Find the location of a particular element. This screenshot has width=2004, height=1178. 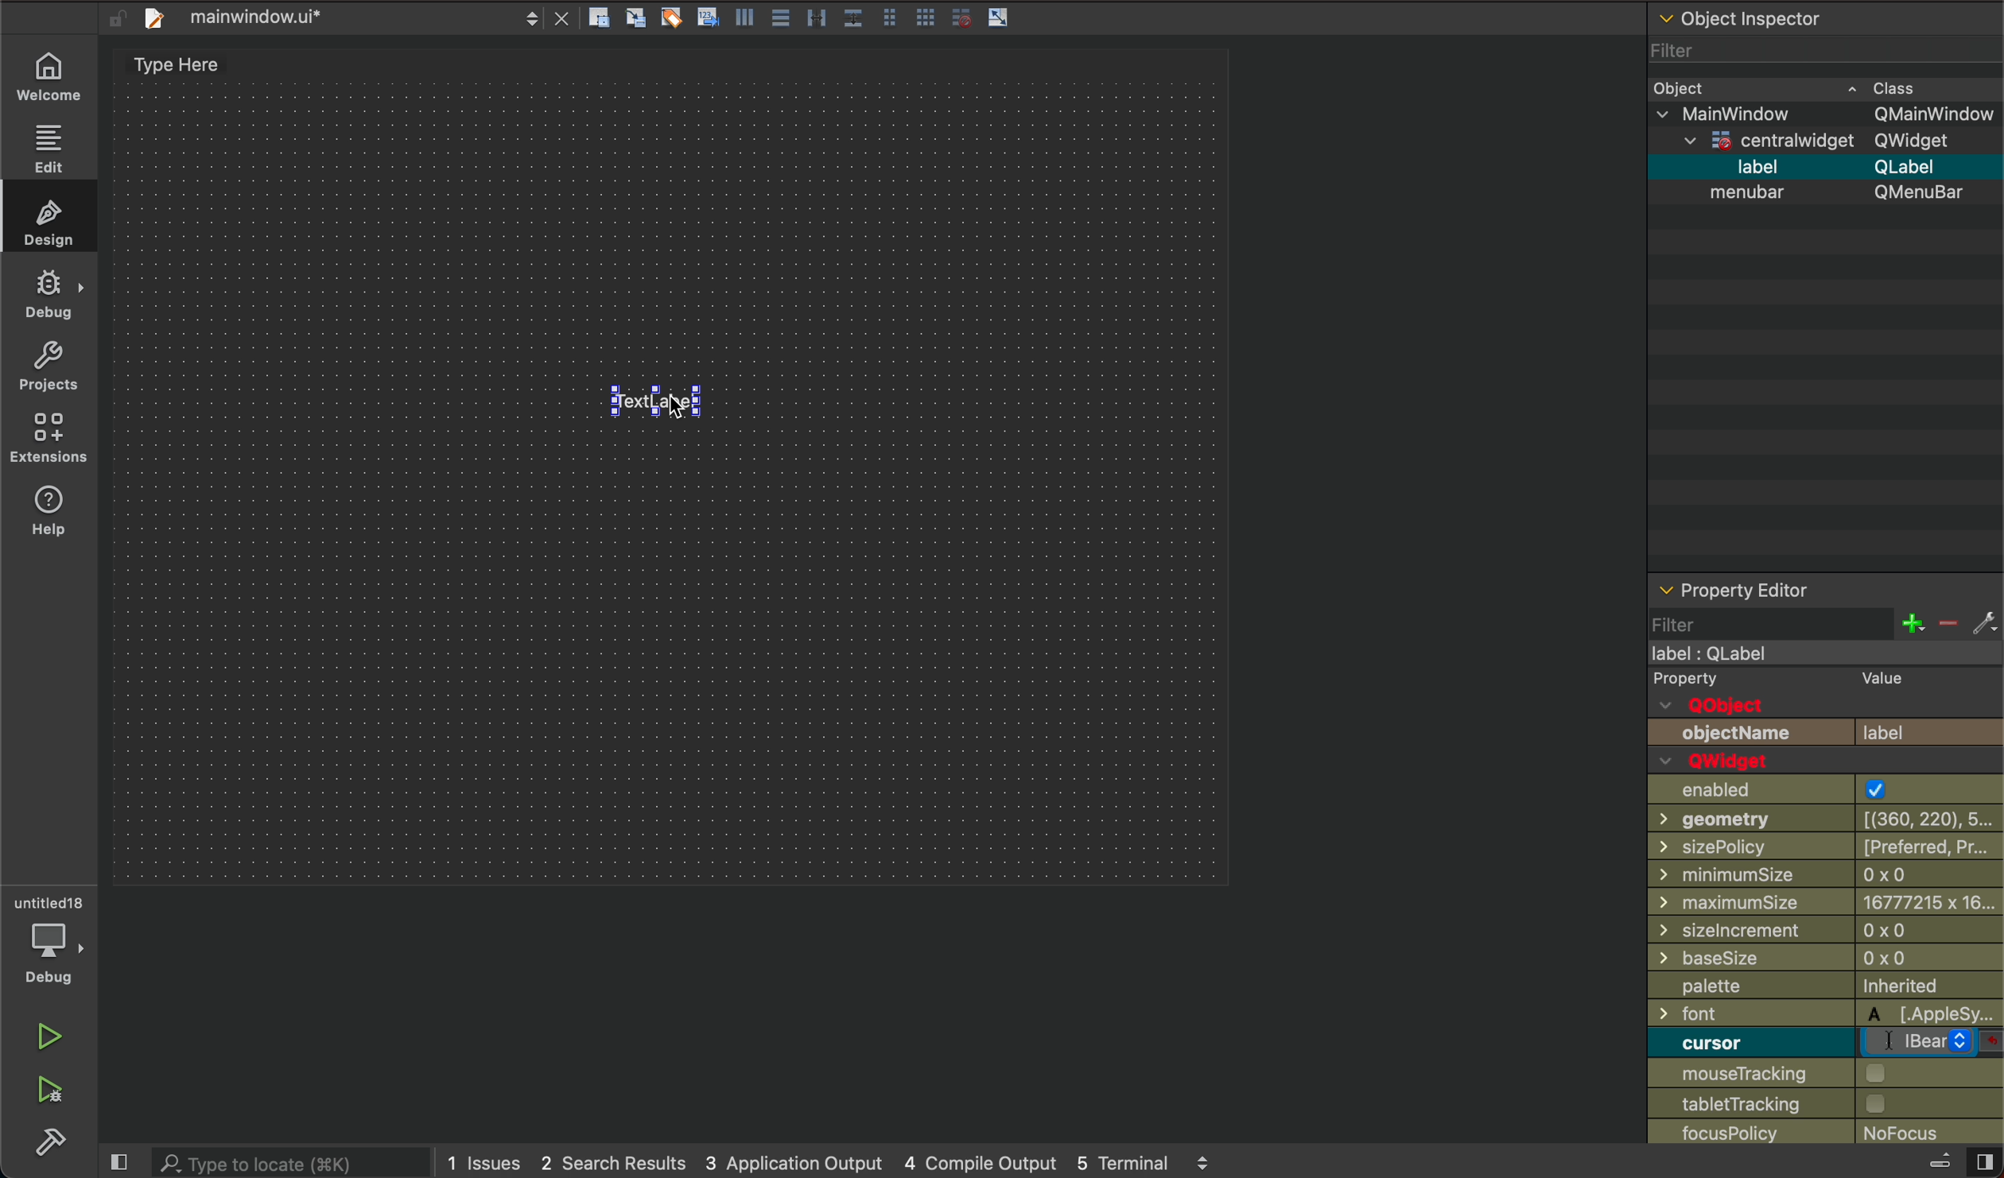

text label is located at coordinates (679, 401).